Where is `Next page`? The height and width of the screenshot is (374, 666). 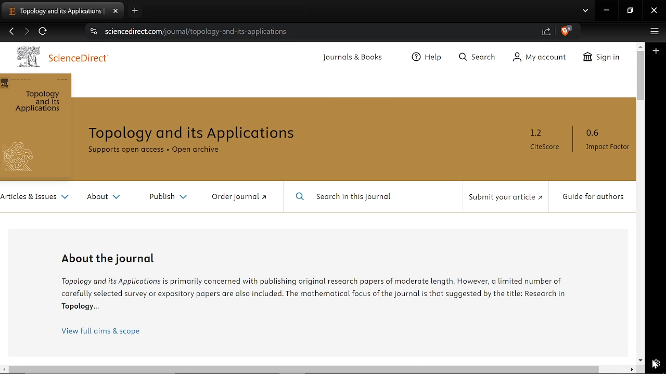
Next page is located at coordinates (27, 32).